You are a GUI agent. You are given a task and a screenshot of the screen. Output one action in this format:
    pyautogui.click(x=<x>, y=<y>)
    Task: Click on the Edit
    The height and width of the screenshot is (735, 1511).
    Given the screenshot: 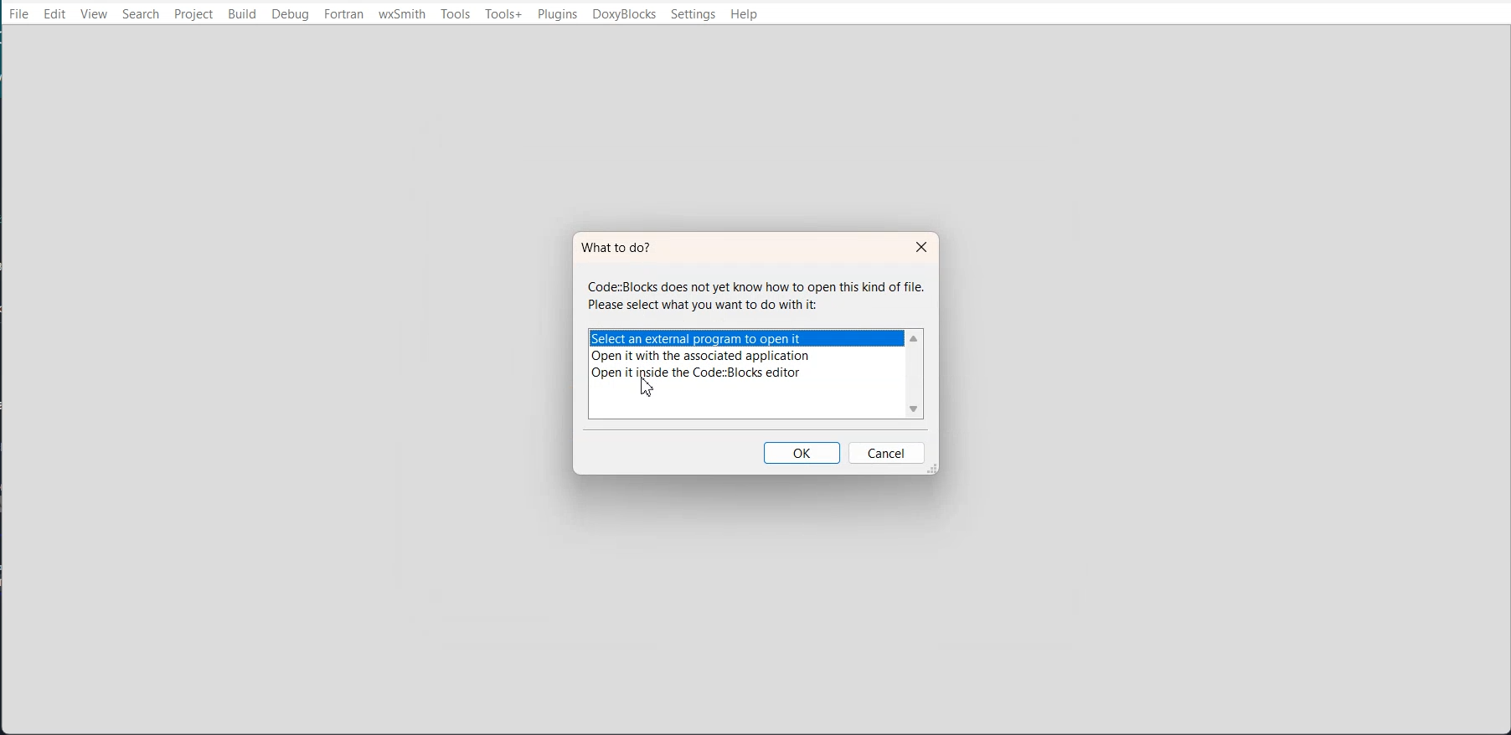 What is the action you would take?
    pyautogui.click(x=55, y=14)
    